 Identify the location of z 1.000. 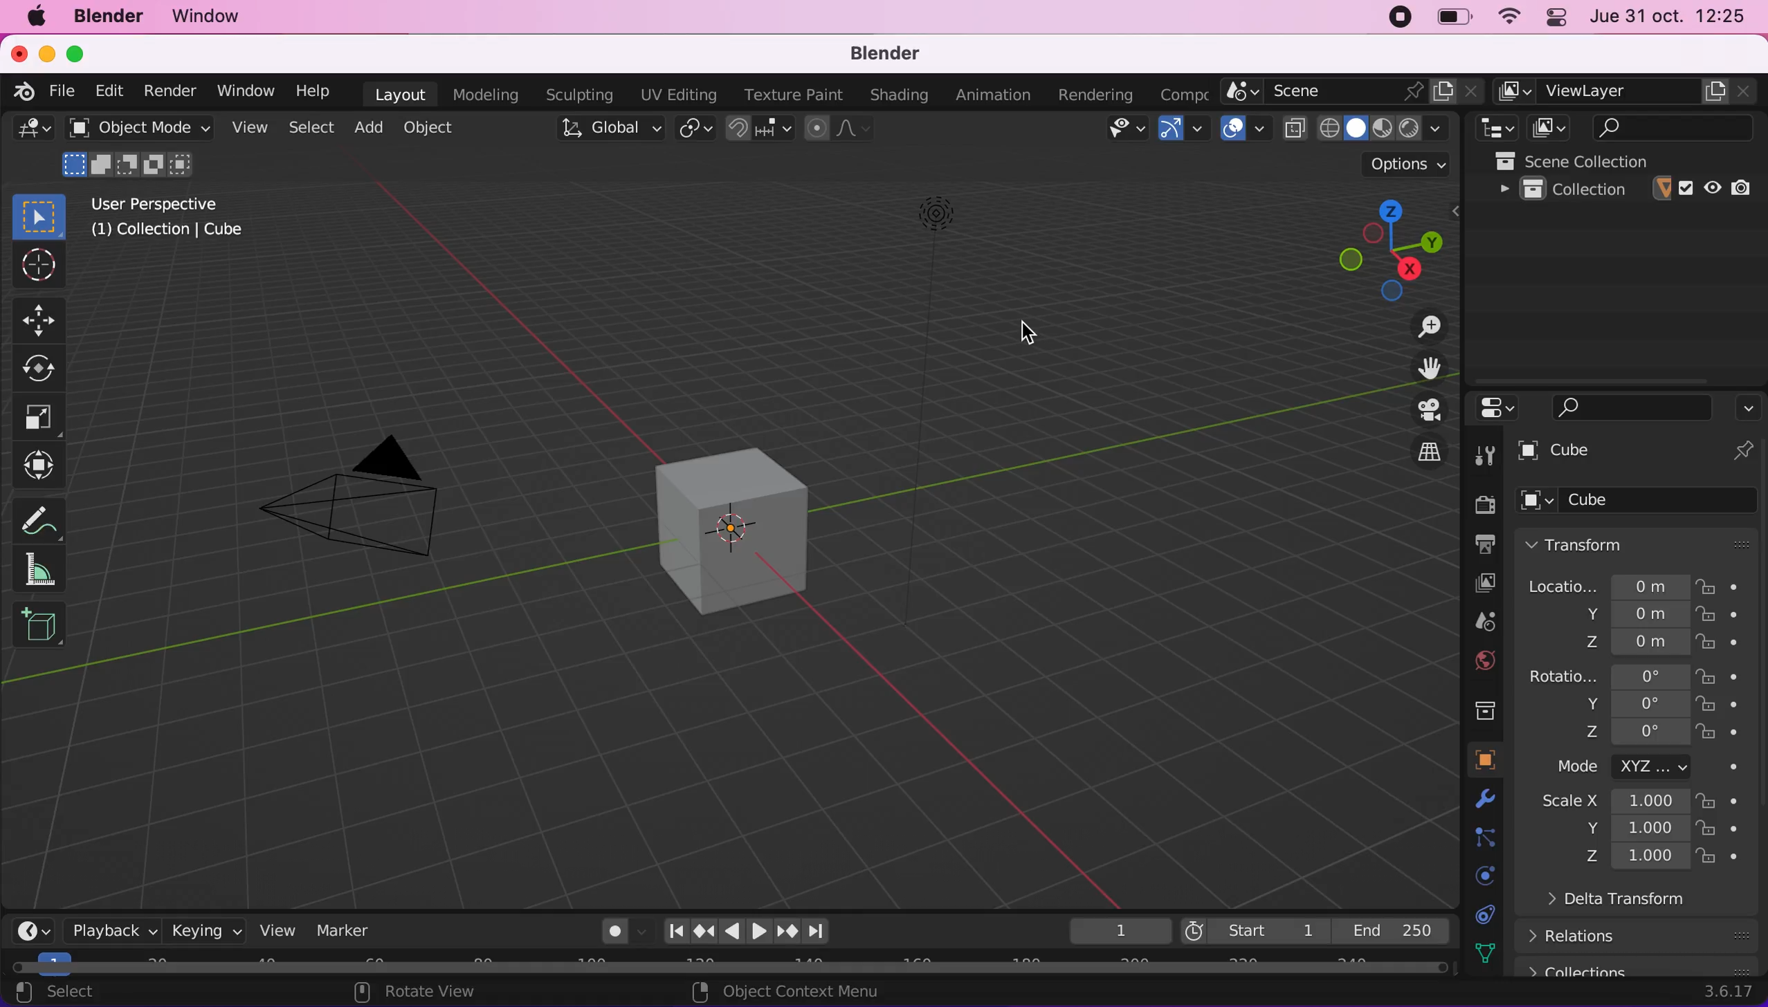
(1637, 858).